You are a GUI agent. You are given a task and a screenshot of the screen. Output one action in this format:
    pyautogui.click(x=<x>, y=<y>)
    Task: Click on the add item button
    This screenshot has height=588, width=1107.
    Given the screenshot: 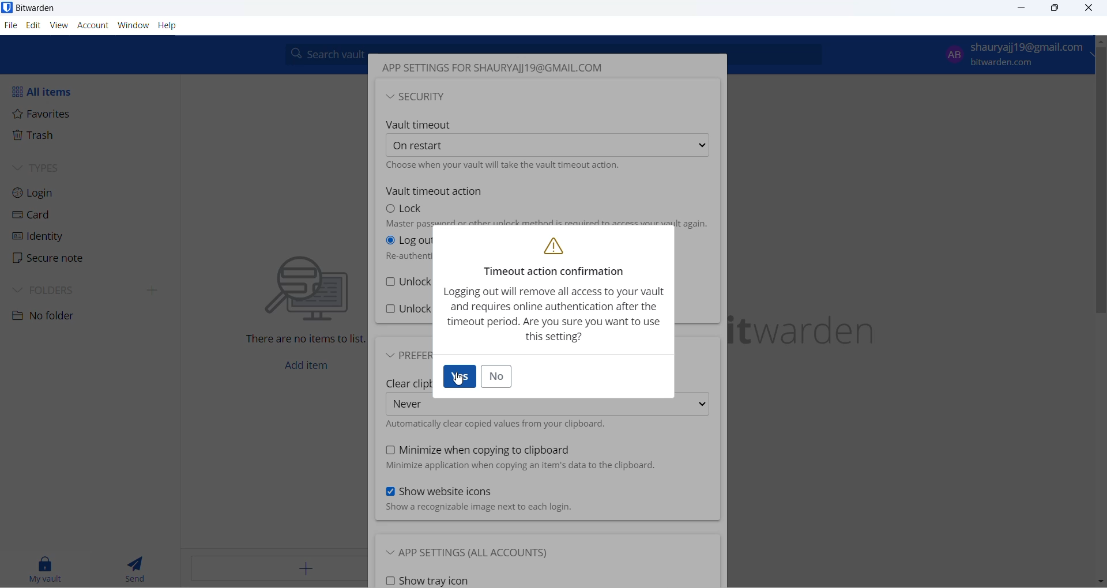 What is the action you would take?
    pyautogui.click(x=305, y=368)
    